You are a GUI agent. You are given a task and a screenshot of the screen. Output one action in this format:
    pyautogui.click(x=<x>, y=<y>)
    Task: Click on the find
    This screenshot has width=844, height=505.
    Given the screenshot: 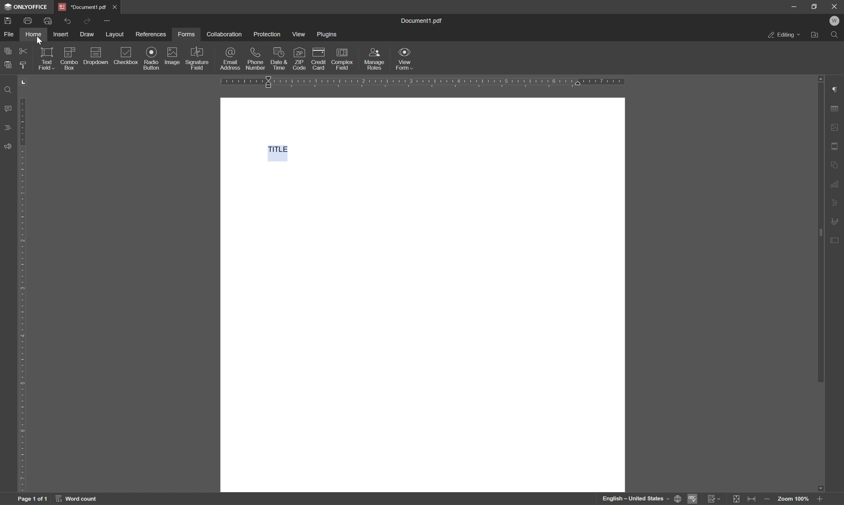 What is the action you would take?
    pyautogui.click(x=10, y=89)
    